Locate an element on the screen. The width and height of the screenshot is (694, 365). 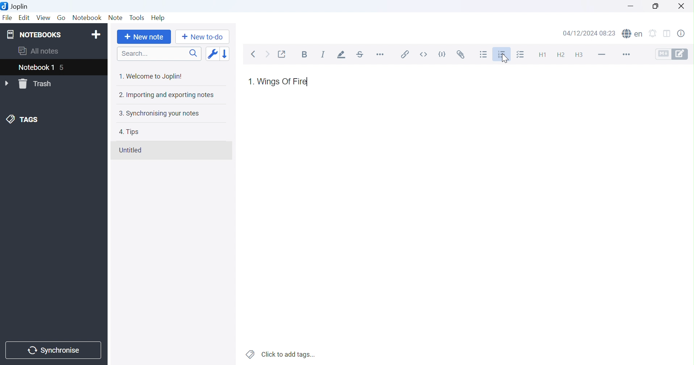
Toggle editors is located at coordinates (672, 54).